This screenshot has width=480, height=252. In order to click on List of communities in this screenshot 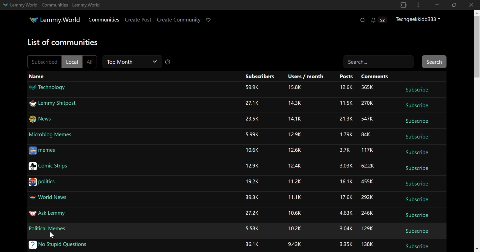, I will do `click(64, 41)`.